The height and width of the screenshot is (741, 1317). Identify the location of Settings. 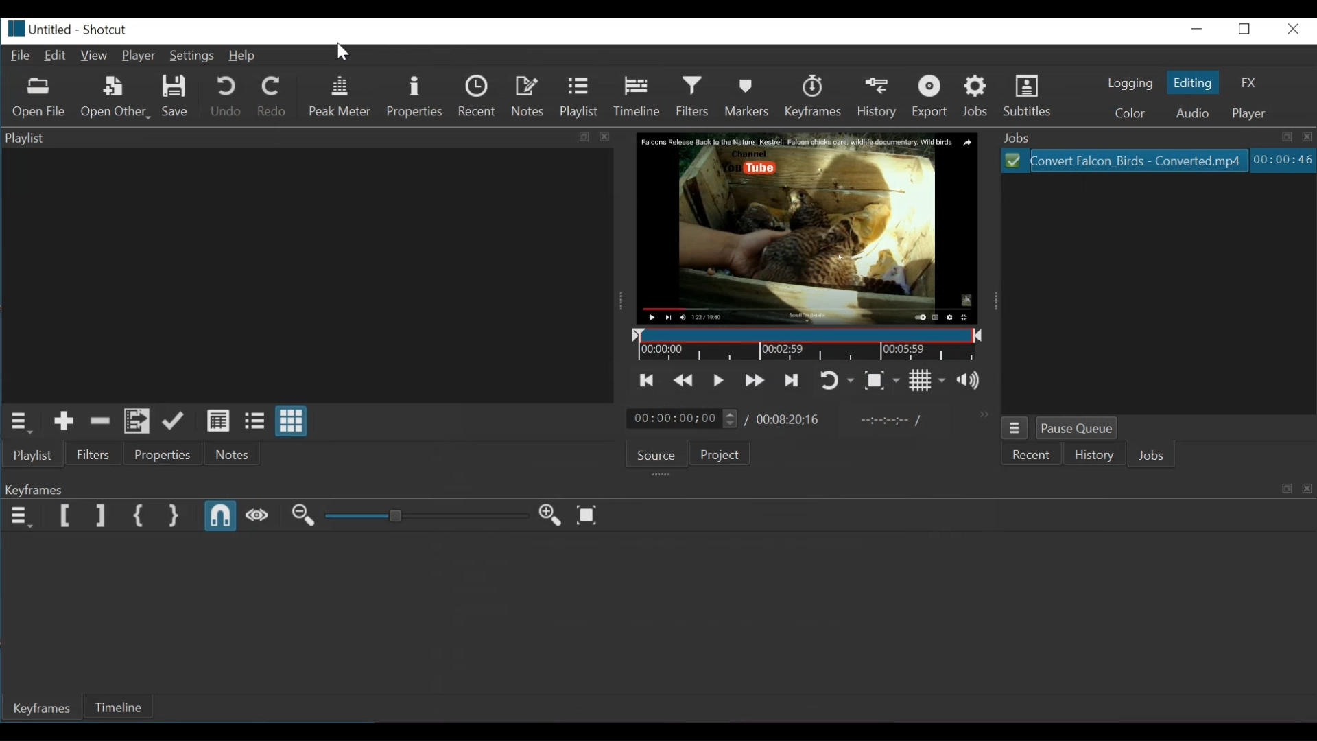
(192, 58).